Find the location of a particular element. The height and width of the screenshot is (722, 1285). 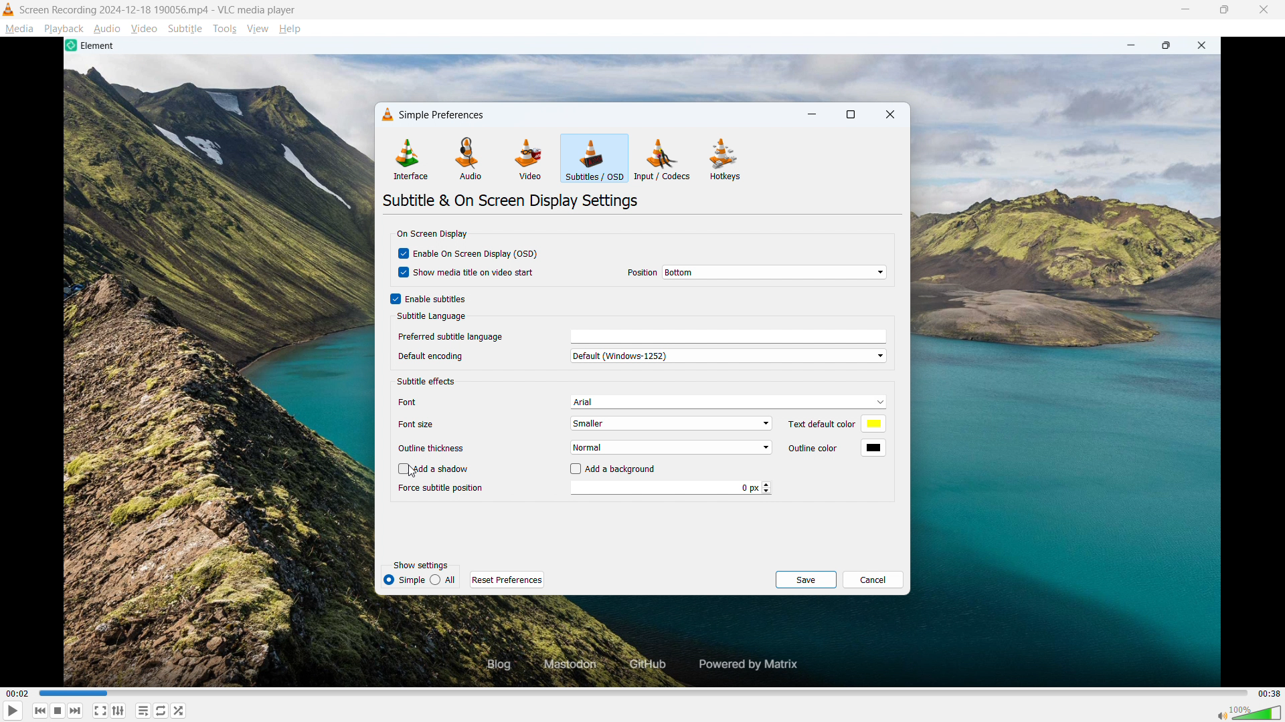

Stop playing  is located at coordinates (58, 711).